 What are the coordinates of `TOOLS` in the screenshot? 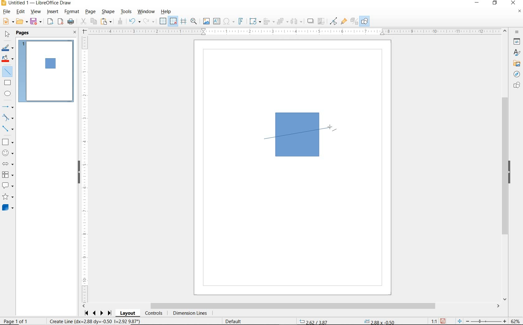 It's located at (127, 12).